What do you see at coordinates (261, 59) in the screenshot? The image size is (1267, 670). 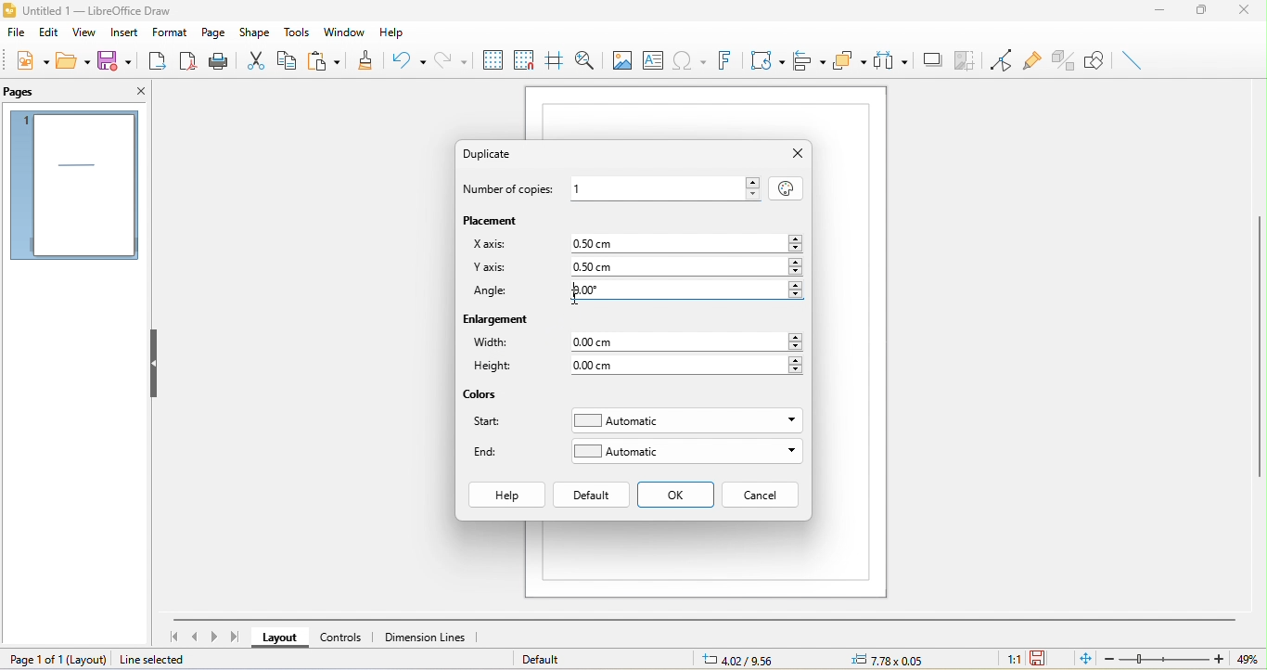 I see `cut` at bounding box center [261, 59].